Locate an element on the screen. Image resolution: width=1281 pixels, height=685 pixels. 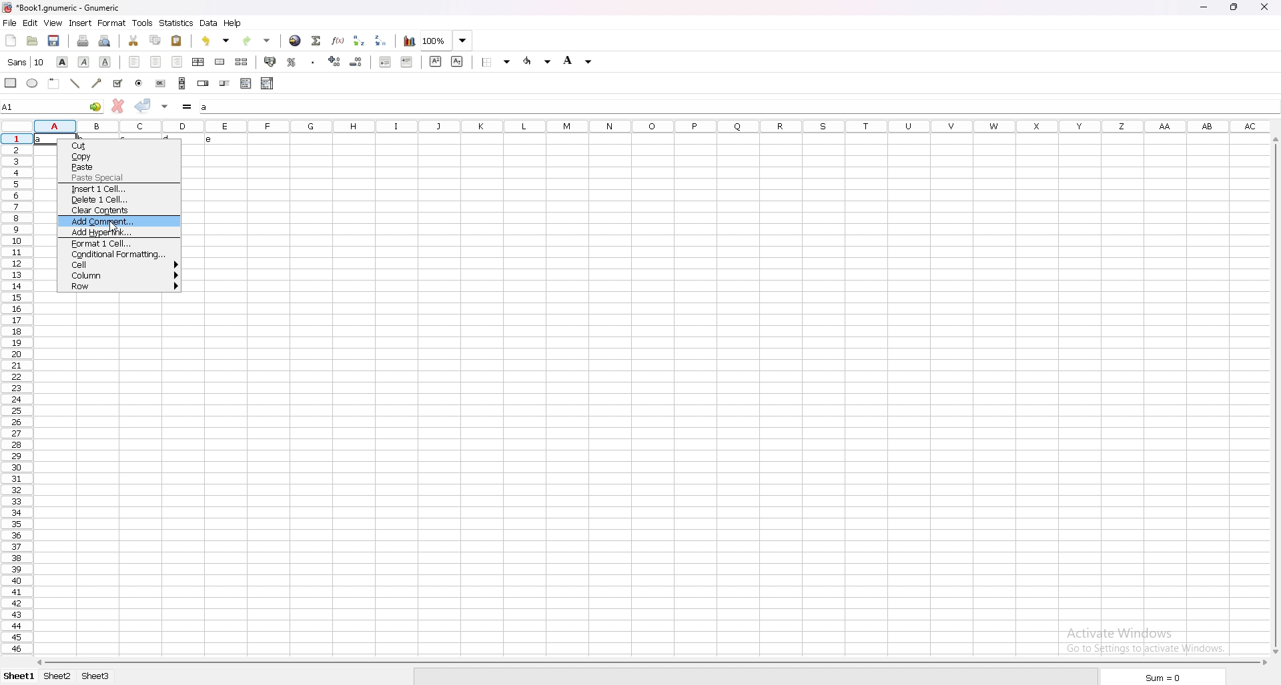
data is located at coordinates (210, 23).